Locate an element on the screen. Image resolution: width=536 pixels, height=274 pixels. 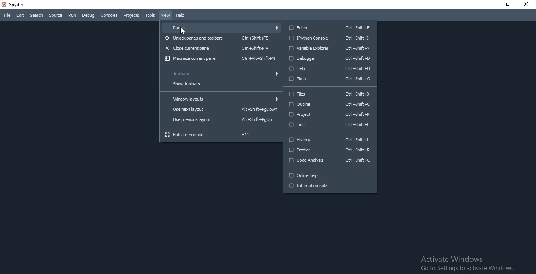
Unlock panes and toolbars is located at coordinates (221, 38).